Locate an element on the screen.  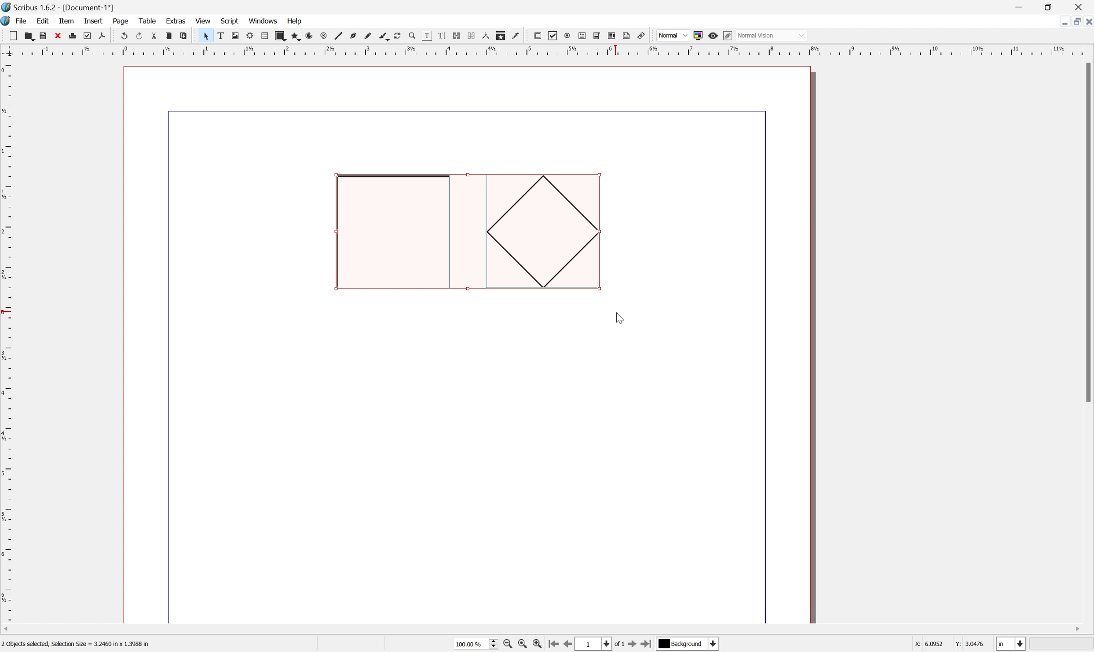
Preview mode is located at coordinates (712, 36).